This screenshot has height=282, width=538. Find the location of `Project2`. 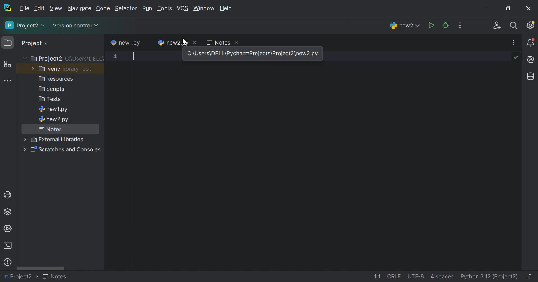

Project2 is located at coordinates (25, 26).